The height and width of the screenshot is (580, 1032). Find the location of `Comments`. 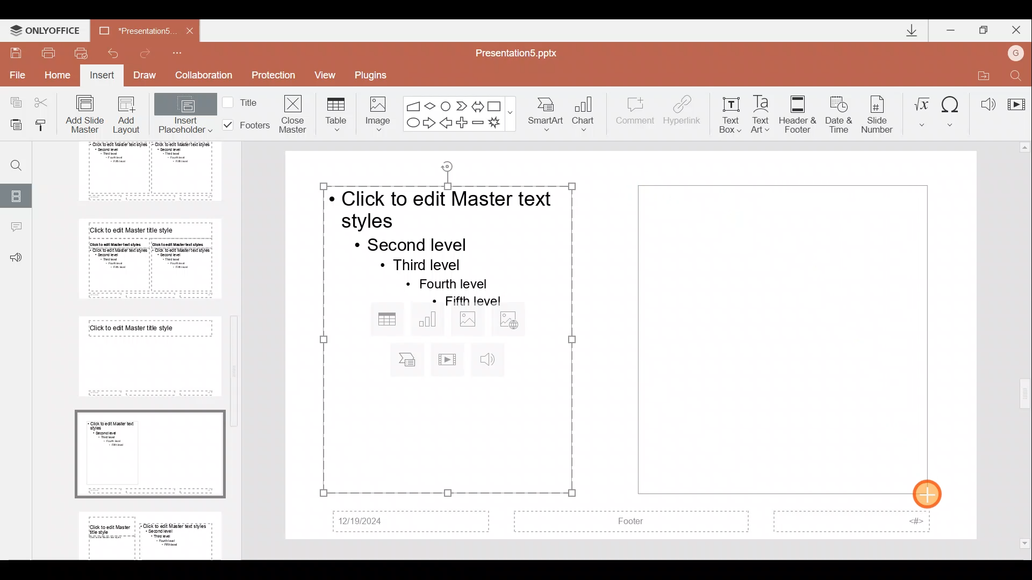

Comments is located at coordinates (16, 228).